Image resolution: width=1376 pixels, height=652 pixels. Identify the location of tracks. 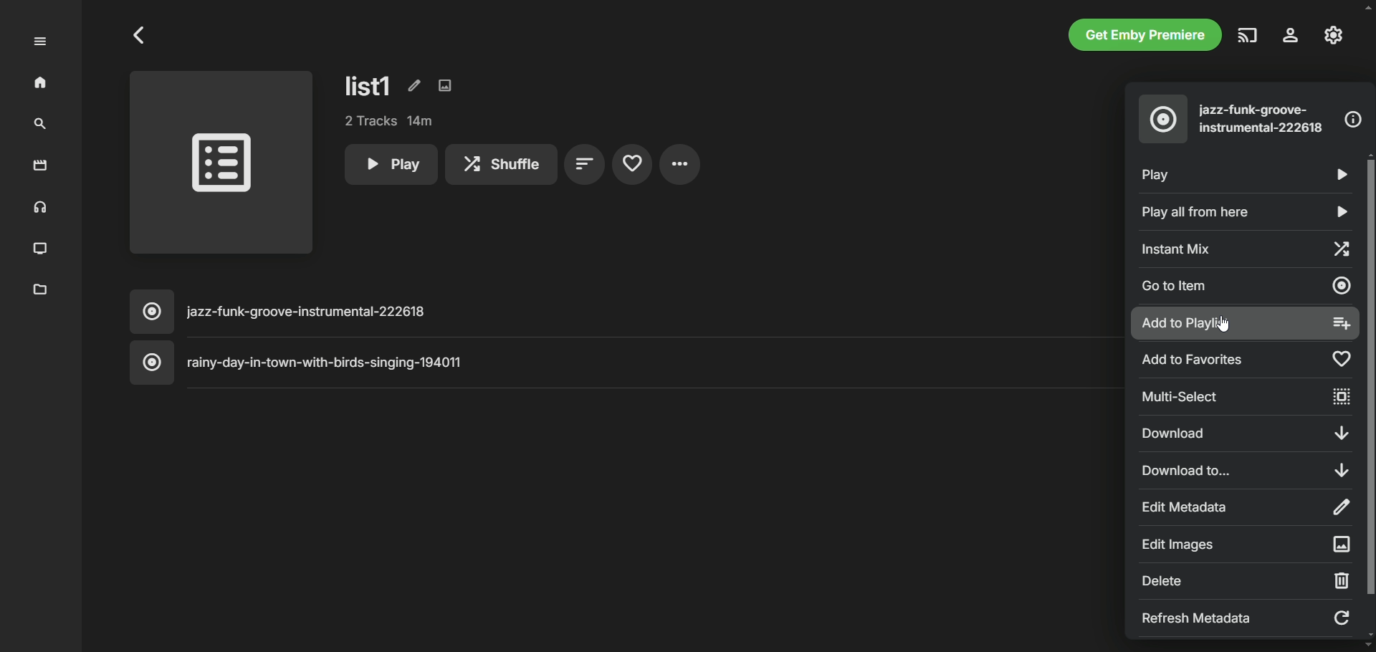
(390, 121).